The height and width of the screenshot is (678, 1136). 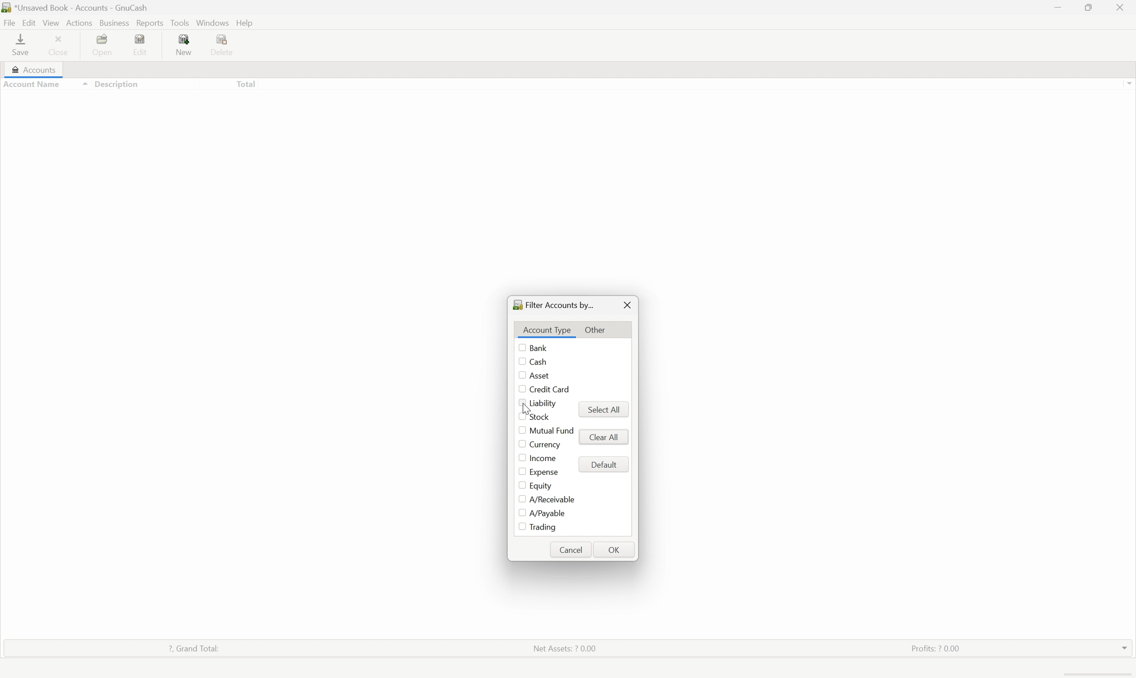 What do you see at coordinates (110, 152) in the screenshot?
I see `Liabilities` at bounding box center [110, 152].